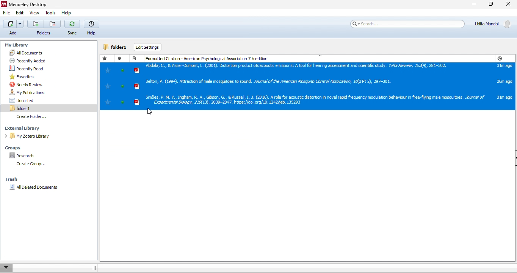 Image resolution: width=517 pixels, height=273 pixels. What do you see at coordinates (30, 100) in the screenshot?
I see `unsorted` at bounding box center [30, 100].